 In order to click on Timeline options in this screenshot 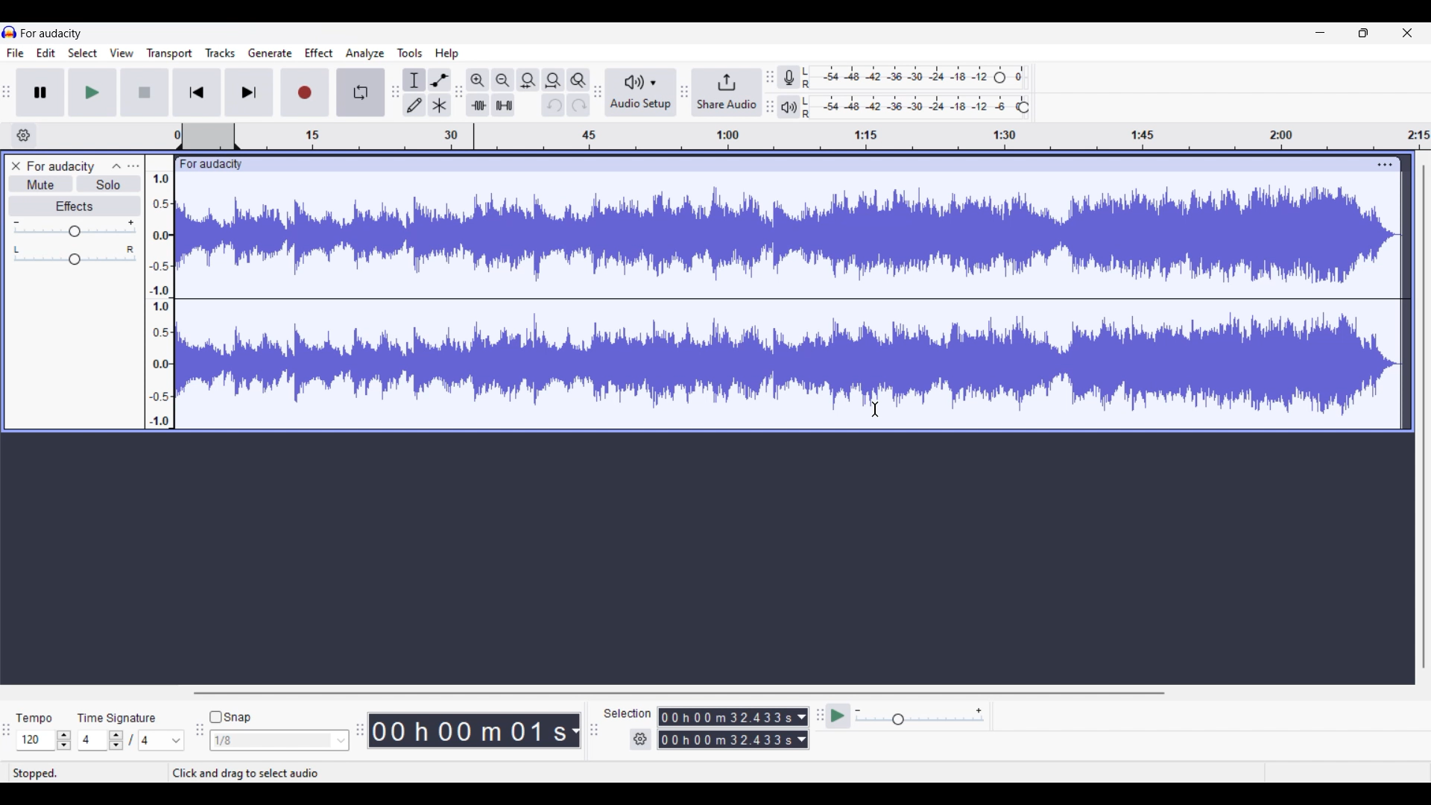, I will do `click(24, 136)`.